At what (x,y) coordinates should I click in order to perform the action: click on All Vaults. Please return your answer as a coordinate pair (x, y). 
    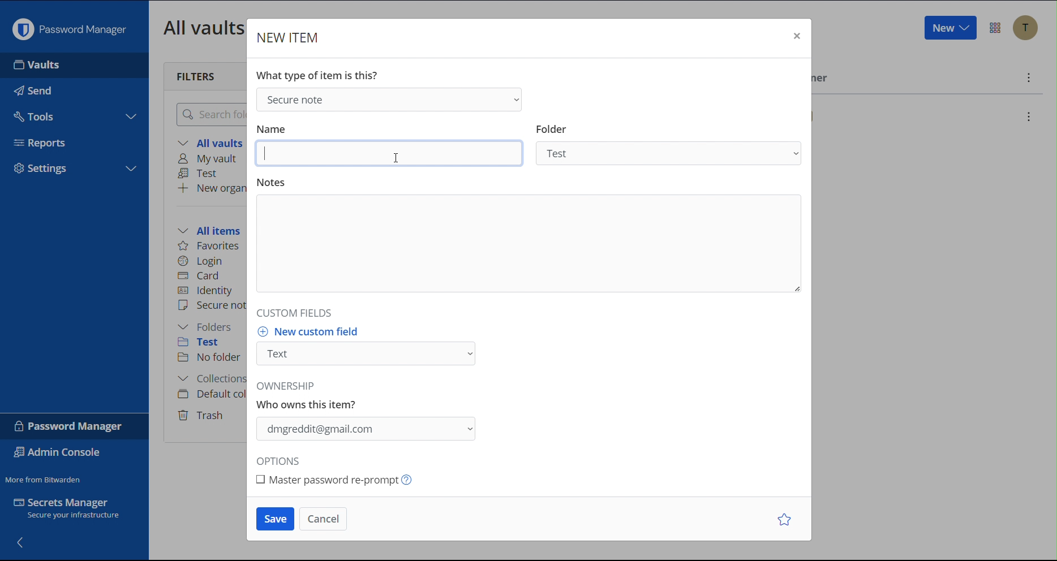
    Looking at the image, I should click on (201, 27).